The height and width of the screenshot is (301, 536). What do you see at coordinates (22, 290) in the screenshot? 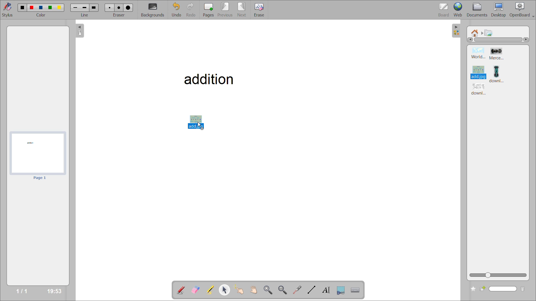
I see `page no/total pages` at bounding box center [22, 290].